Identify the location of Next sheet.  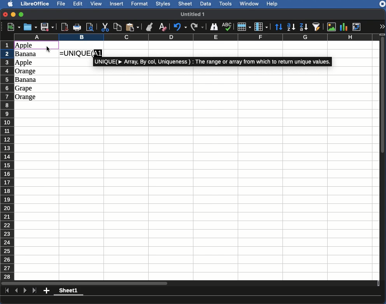
(25, 292).